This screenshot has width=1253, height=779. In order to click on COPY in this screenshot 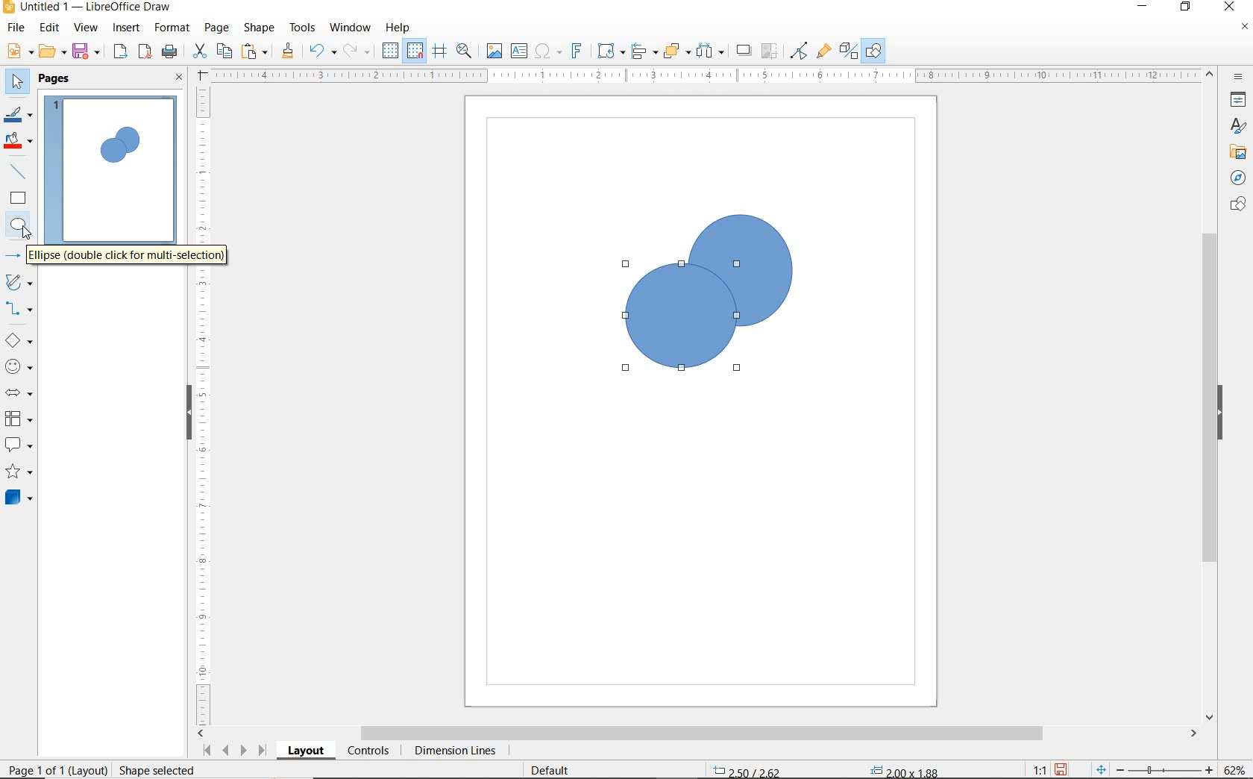, I will do `click(224, 50)`.